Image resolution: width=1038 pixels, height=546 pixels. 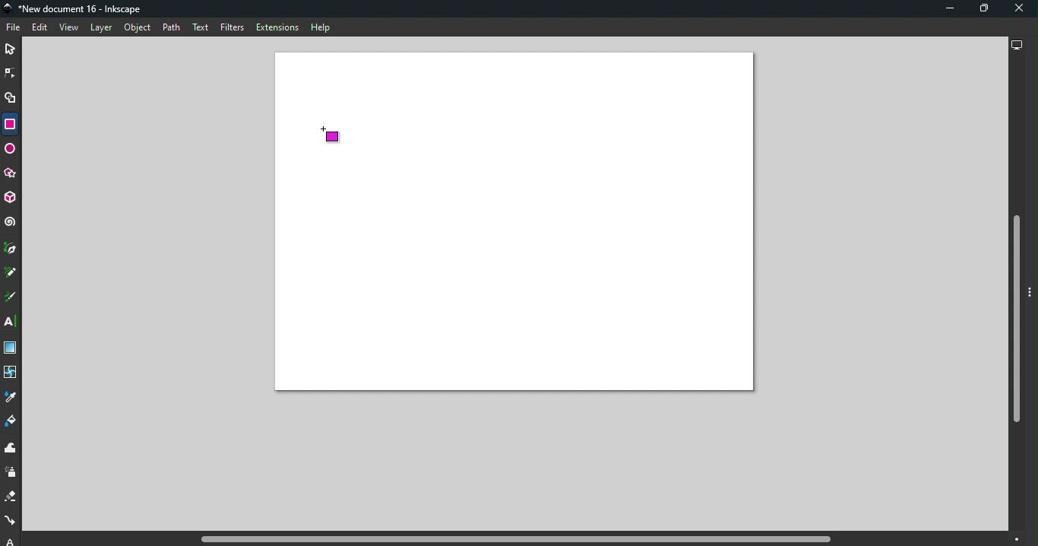 What do you see at coordinates (334, 136) in the screenshot?
I see `Cursor` at bounding box center [334, 136].